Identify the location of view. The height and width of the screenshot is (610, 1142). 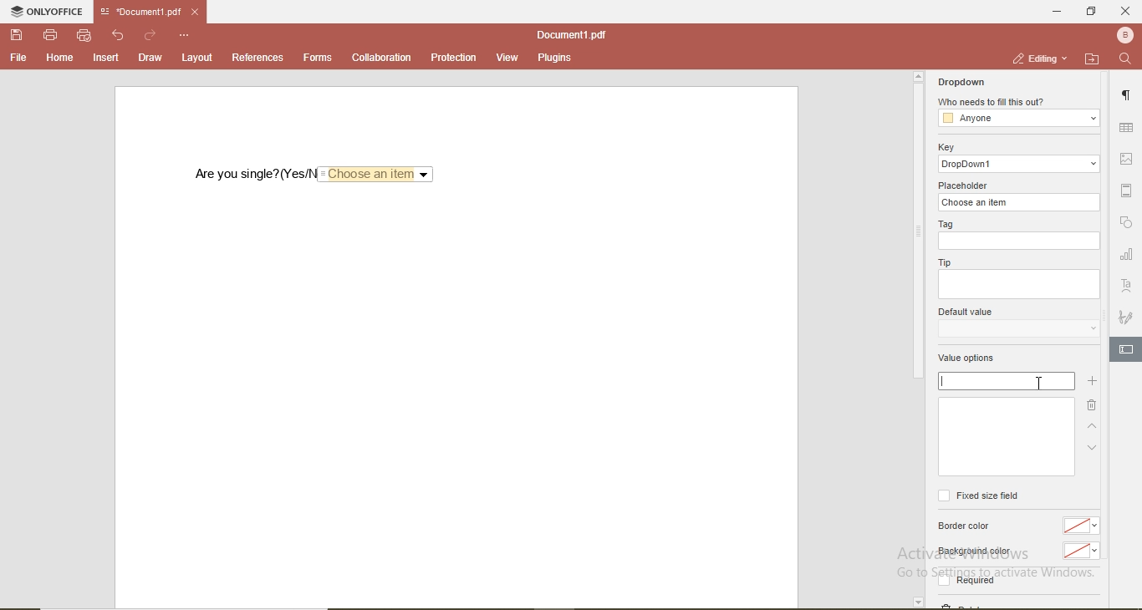
(507, 58).